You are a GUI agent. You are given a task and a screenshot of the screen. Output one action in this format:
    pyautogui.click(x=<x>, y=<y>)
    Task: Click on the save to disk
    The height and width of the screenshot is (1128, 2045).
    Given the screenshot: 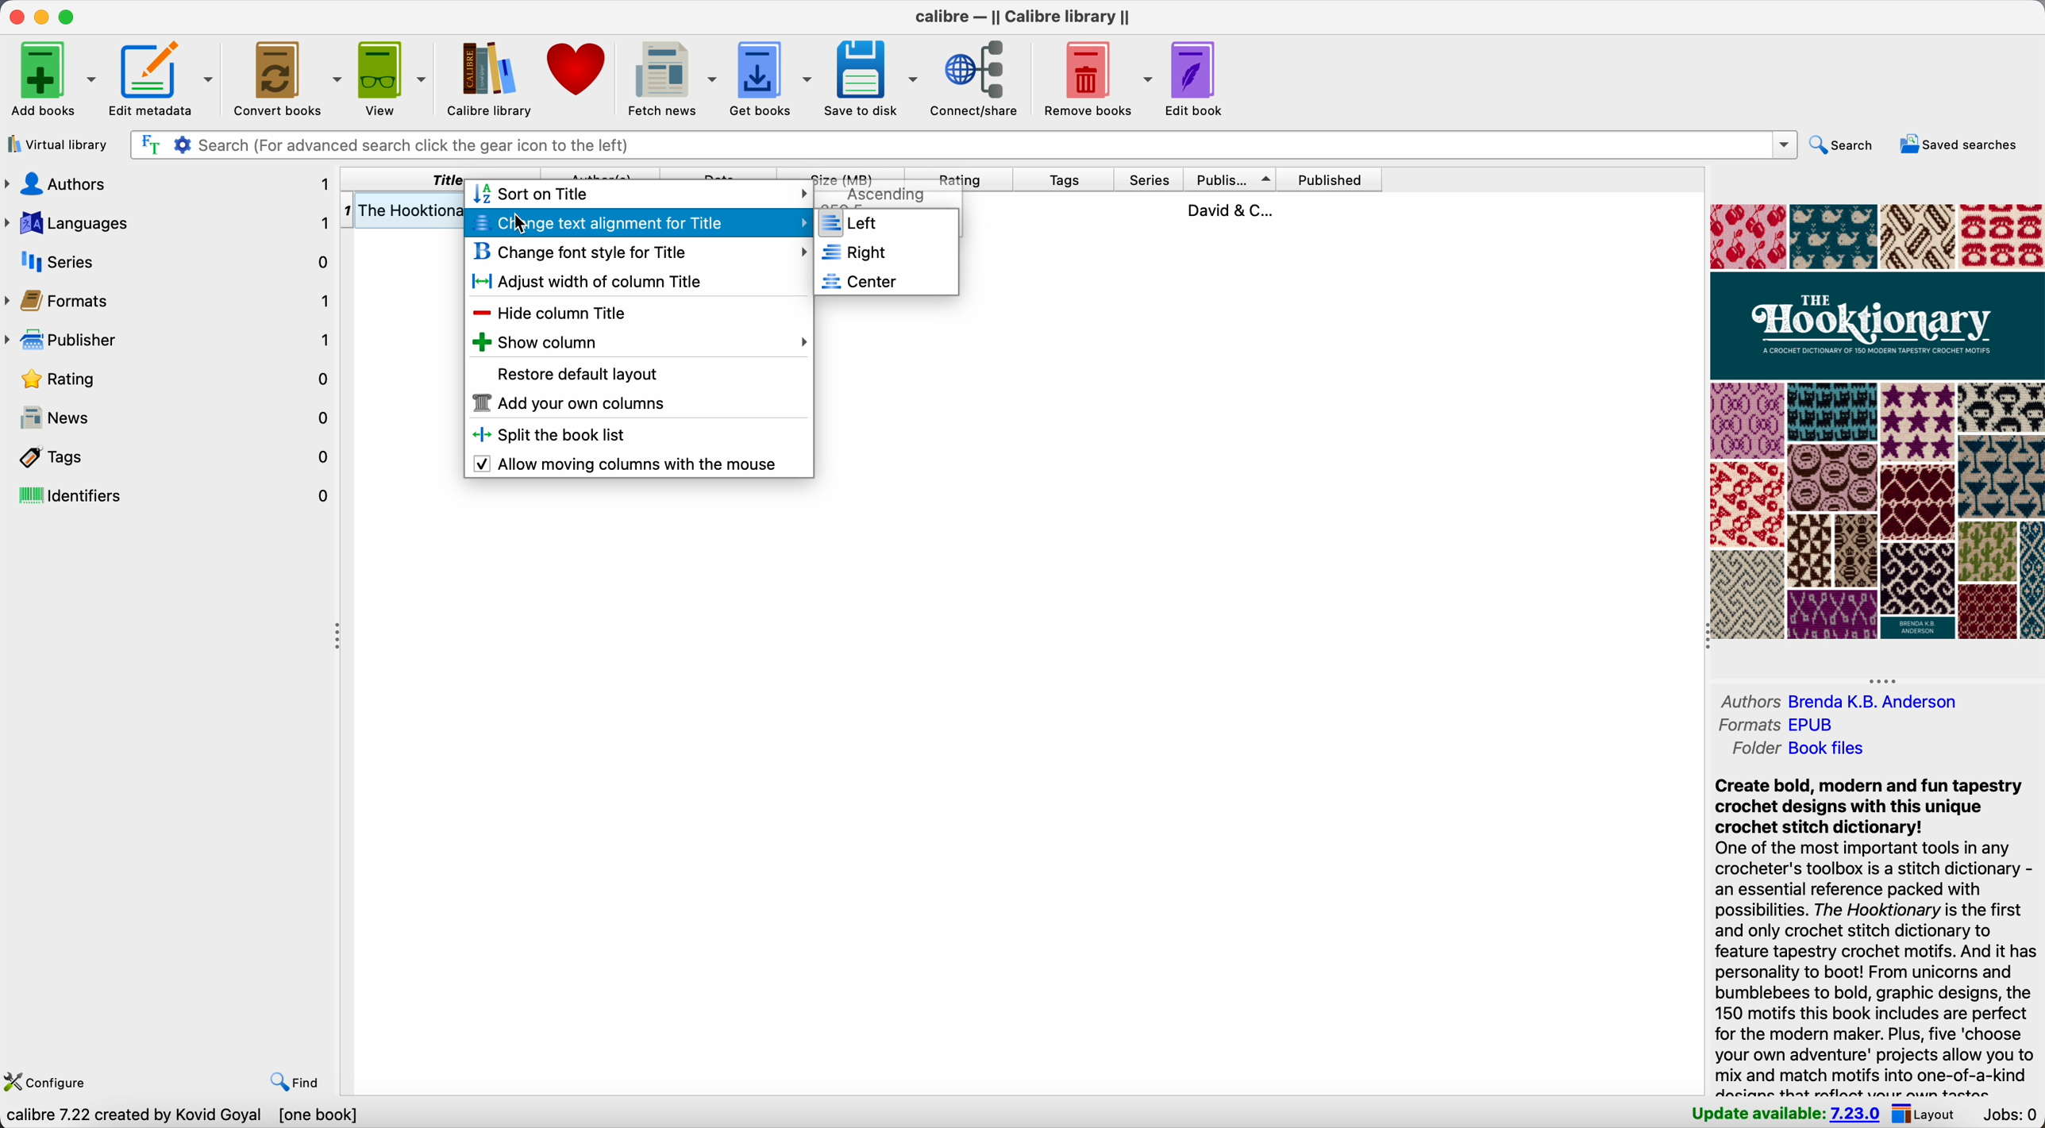 What is the action you would take?
    pyautogui.click(x=872, y=80)
    